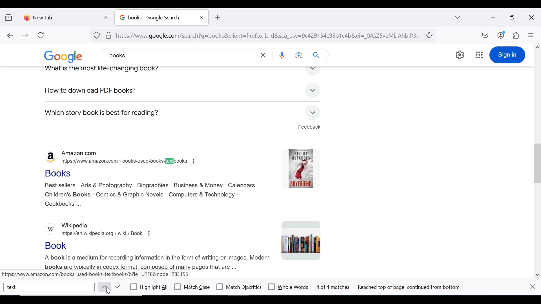 The image size is (541, 304). I want to click on extensions, so click(515, 35).